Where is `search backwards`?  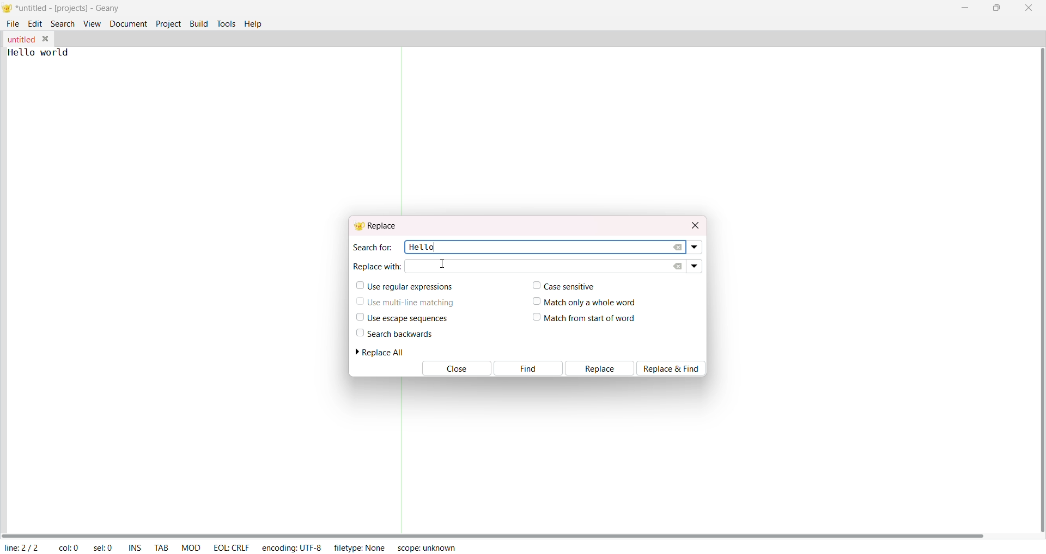
search backwards is located at coordinates (393, 334).